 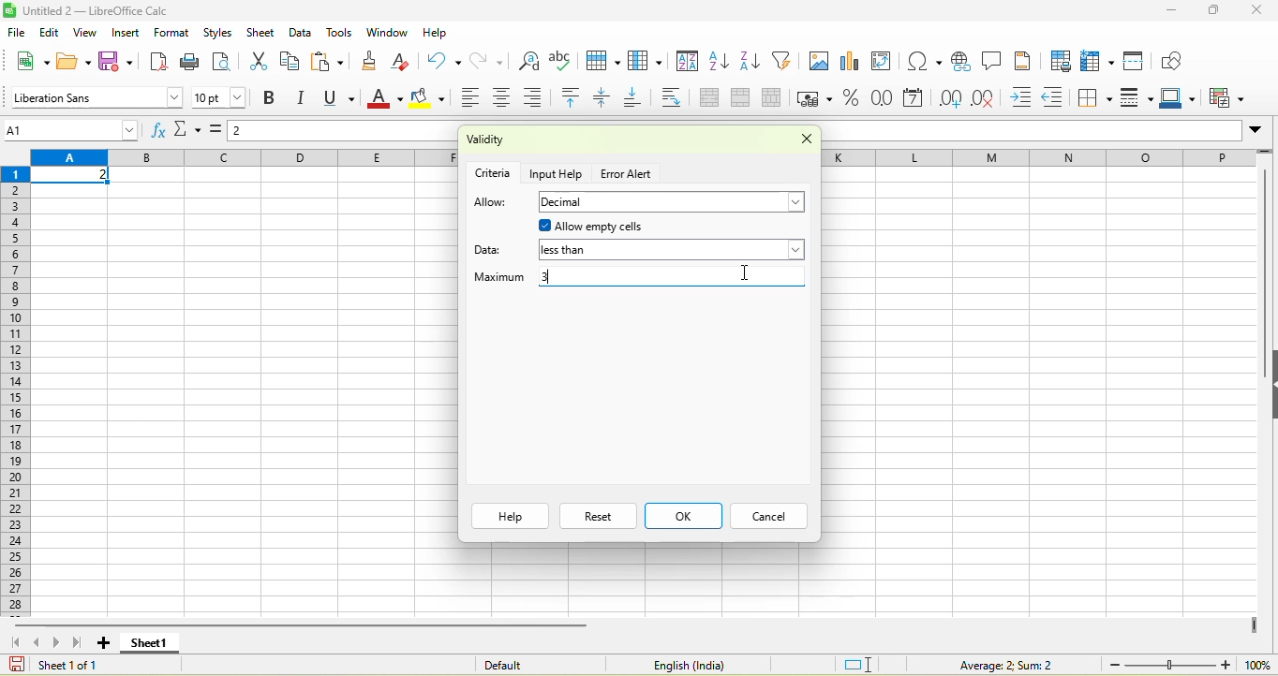 I want to click on cancel, so click(x=766, y=517).